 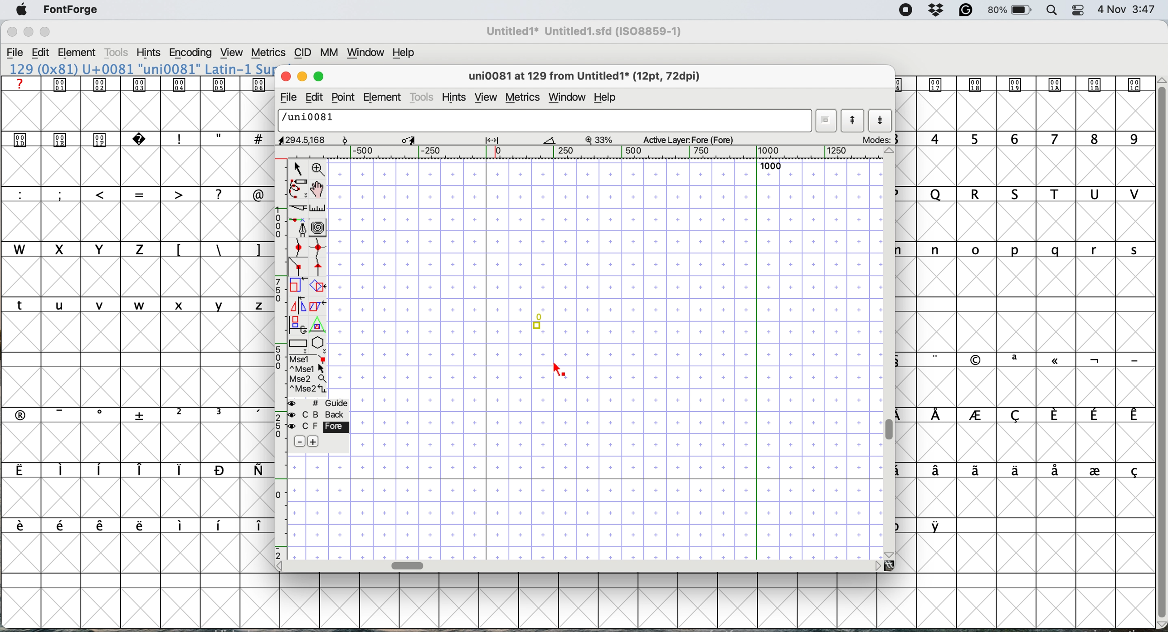 What do you see at coordinates (310, 375) in the screenshot?
I see `selections` at bounding box center [310, 375].